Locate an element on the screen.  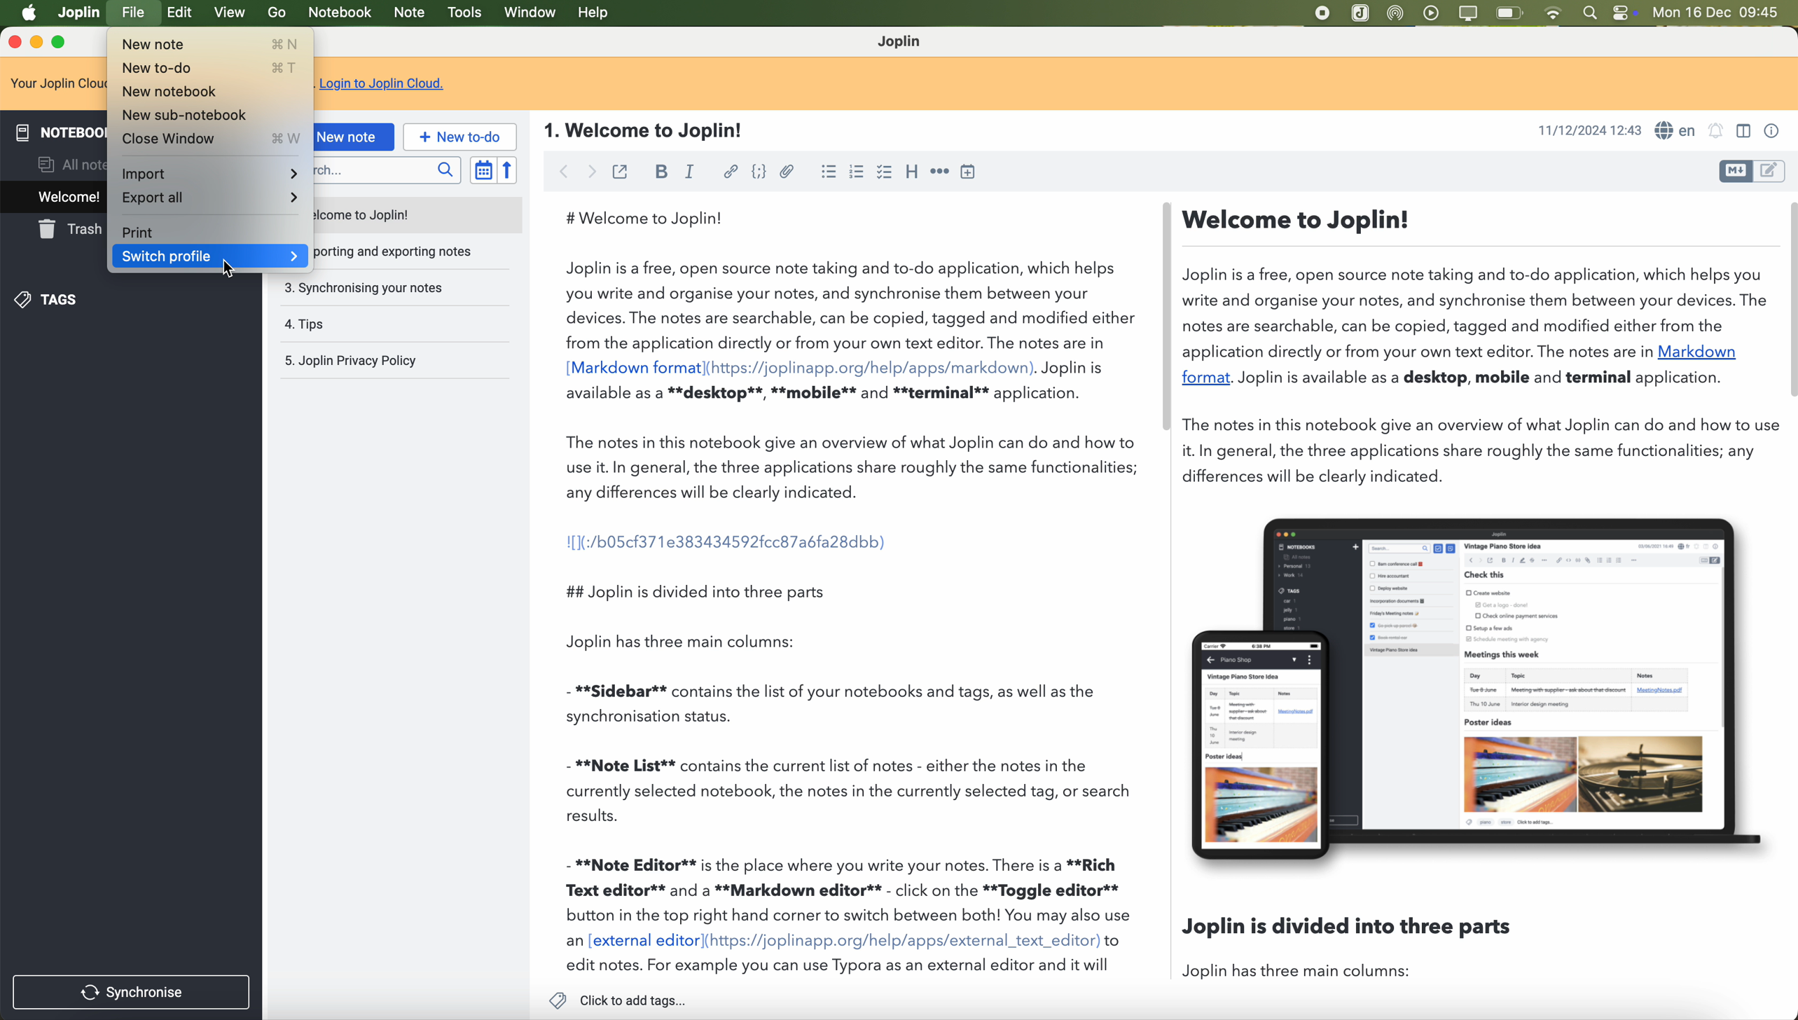
click to add tags is located at coordinates (618, 1000).